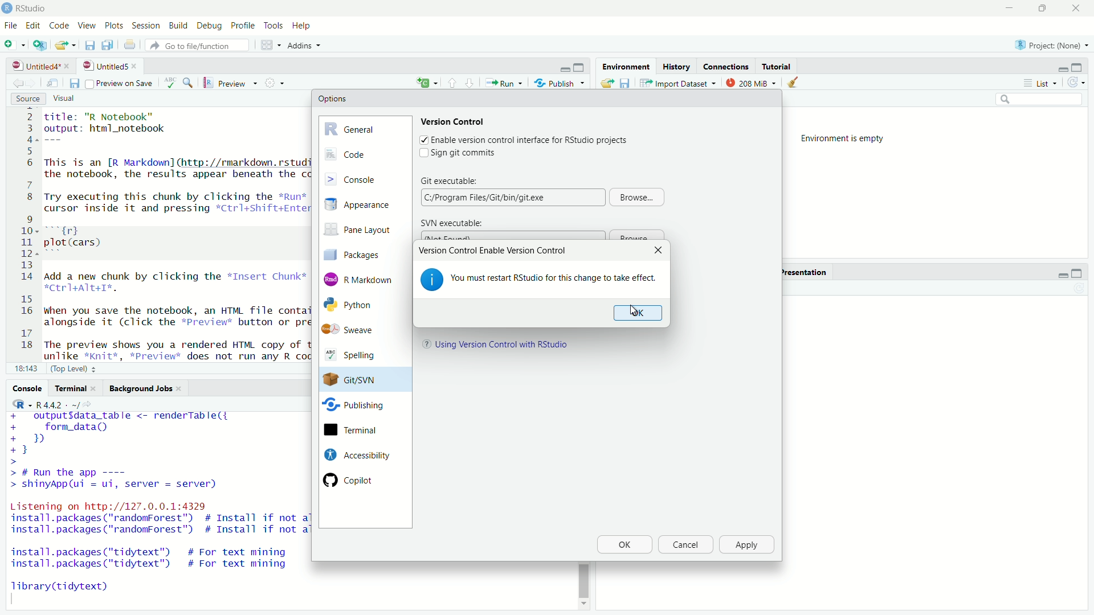 The width and height of the screenshot is (1094, 615). I want to click on Git/SVN, so click(354, 380).